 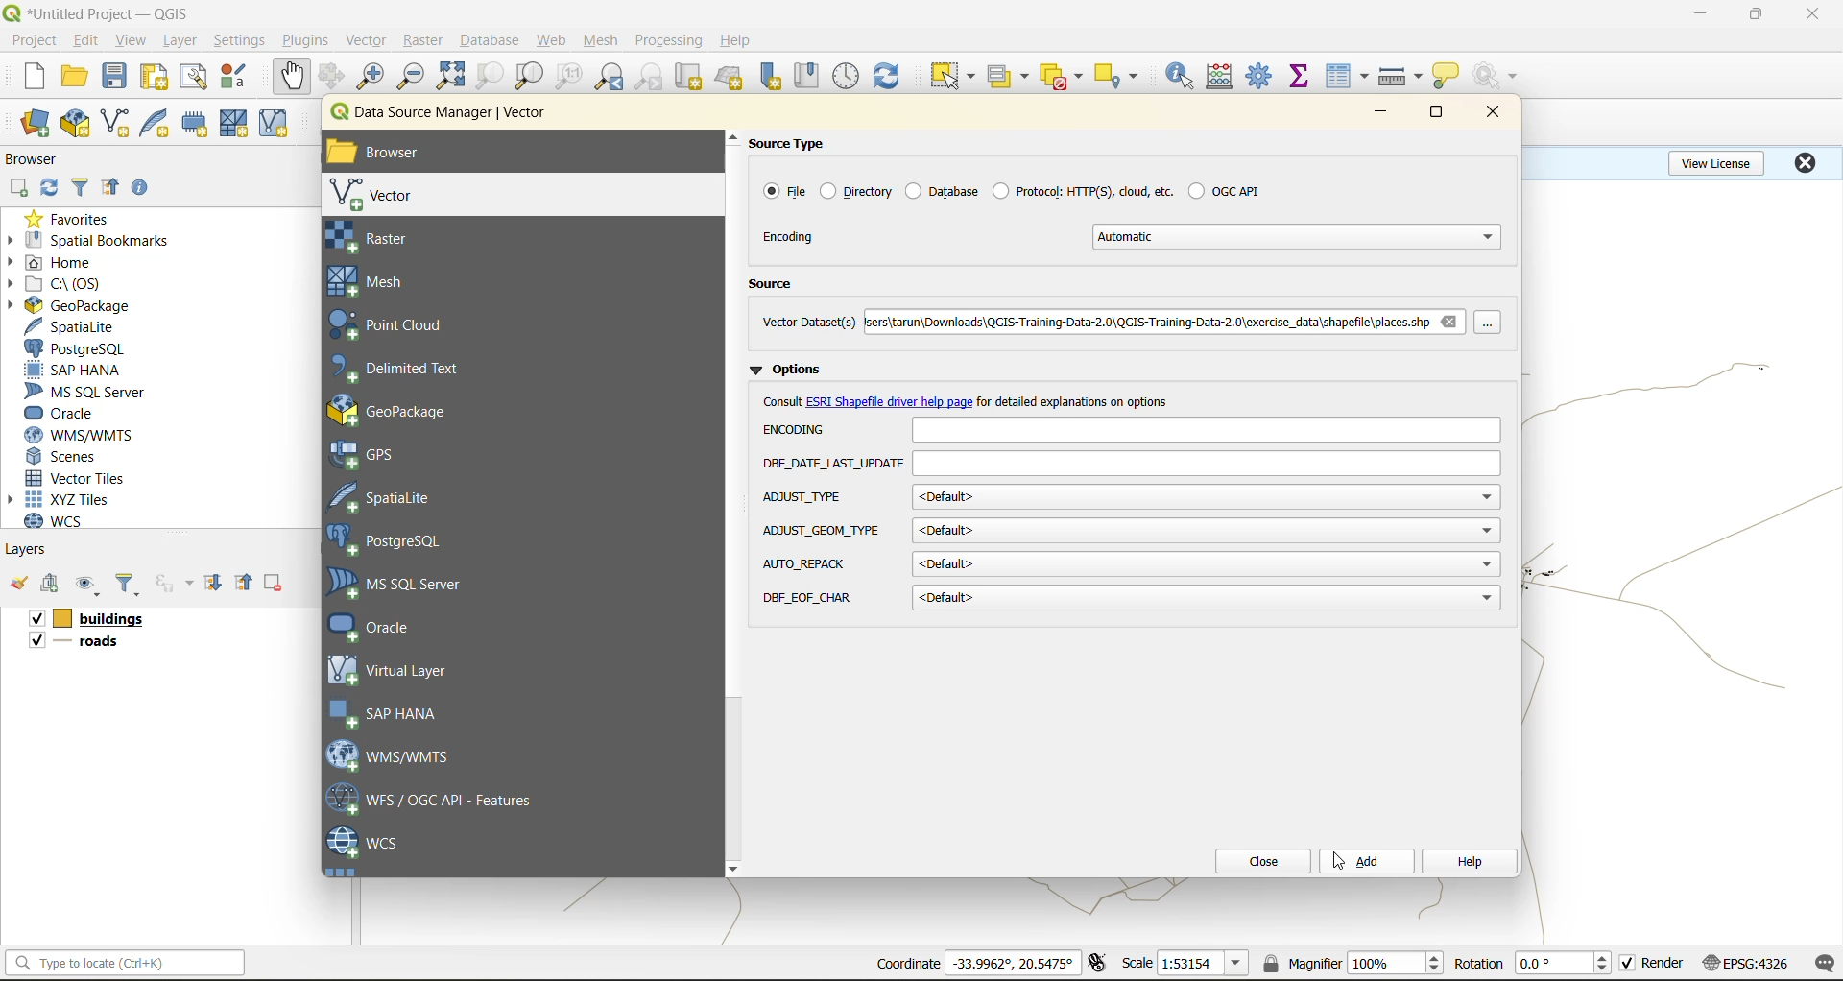 I want to click on protocol:https, so click(x=1083, y=189).